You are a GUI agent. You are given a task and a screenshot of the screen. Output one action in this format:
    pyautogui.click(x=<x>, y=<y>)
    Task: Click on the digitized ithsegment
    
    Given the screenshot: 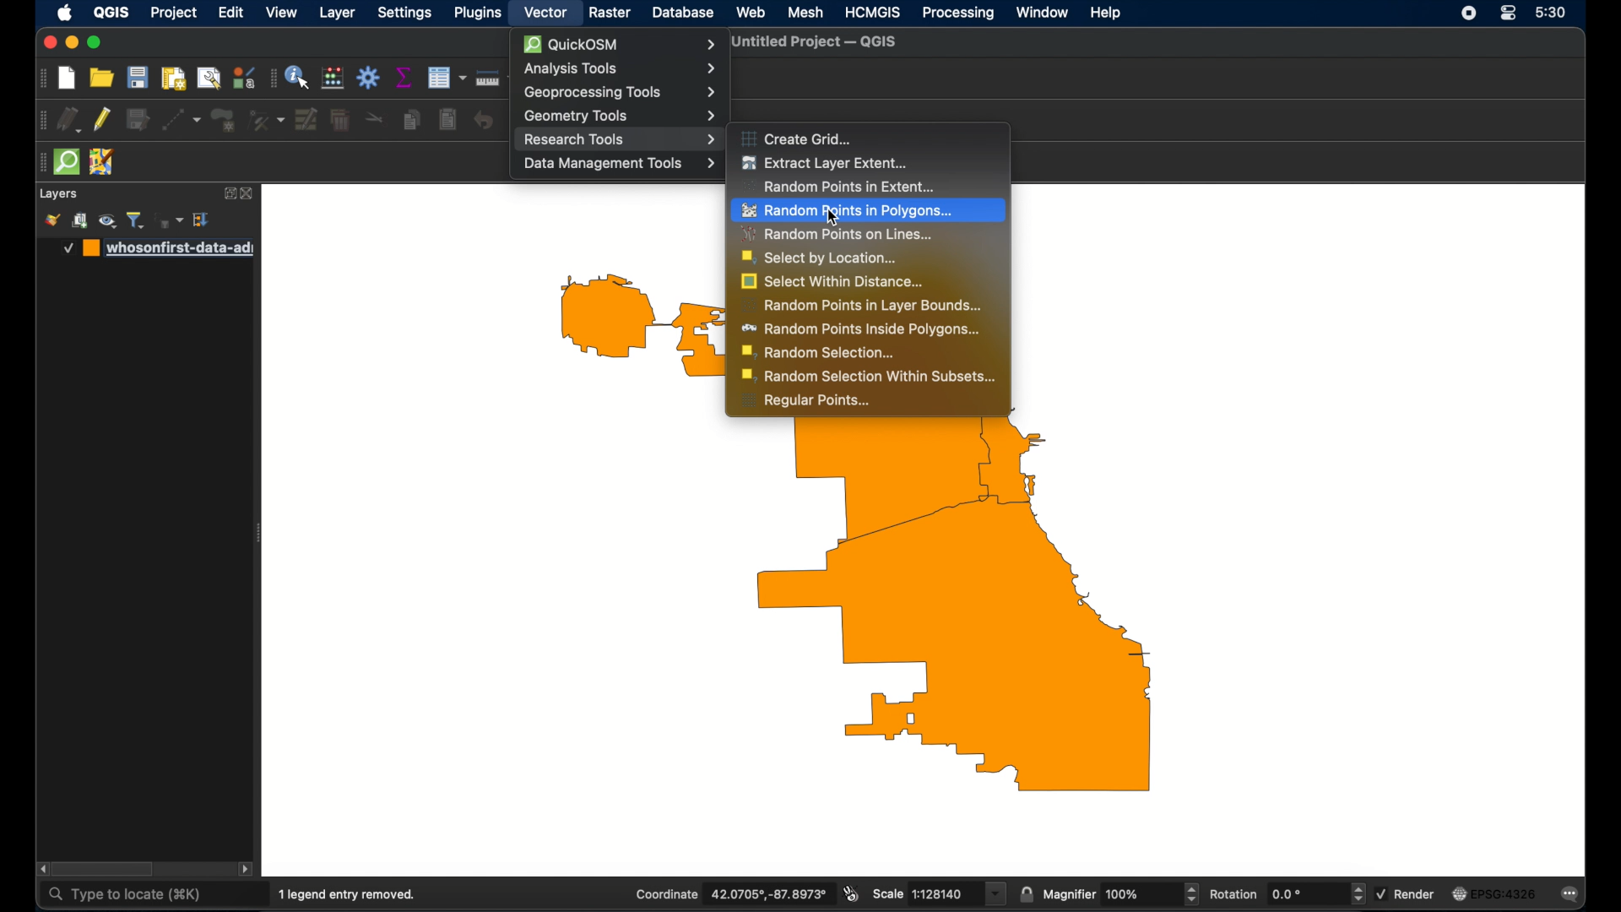 What is the action you would take?
    pyautogui.click(x=180, y=119)
    